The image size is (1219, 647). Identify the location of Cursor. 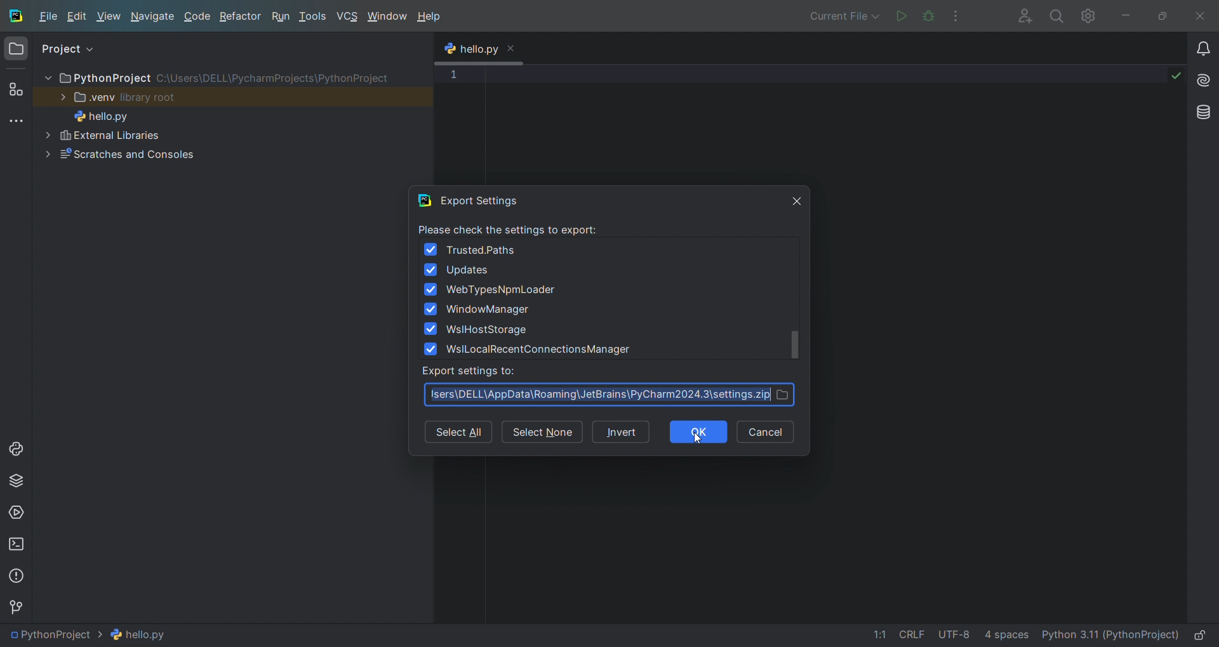
(698, 440).